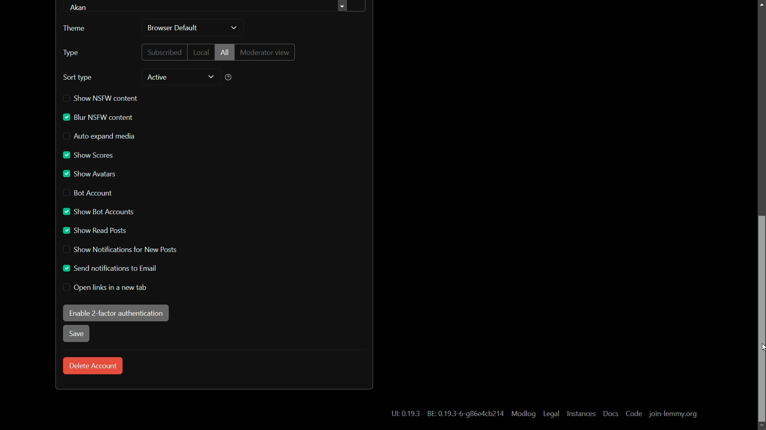  What do you see at coordinates (95, 231) in the screenshot?
I see `show read posts` at bounding box center [95, 231].